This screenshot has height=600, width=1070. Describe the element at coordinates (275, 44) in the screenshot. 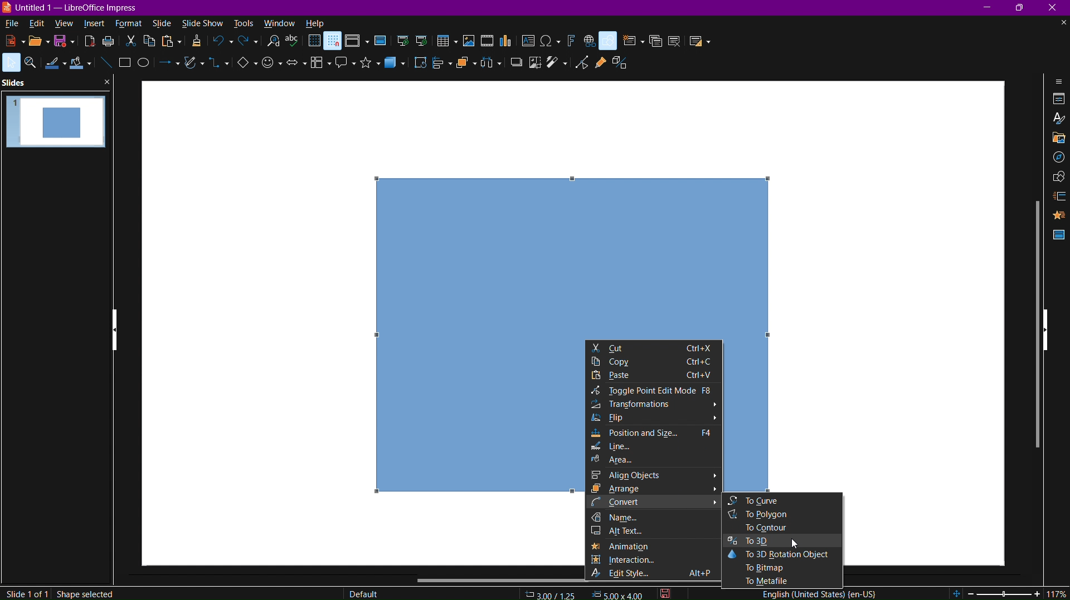

I see `Search and Replace` at that location.